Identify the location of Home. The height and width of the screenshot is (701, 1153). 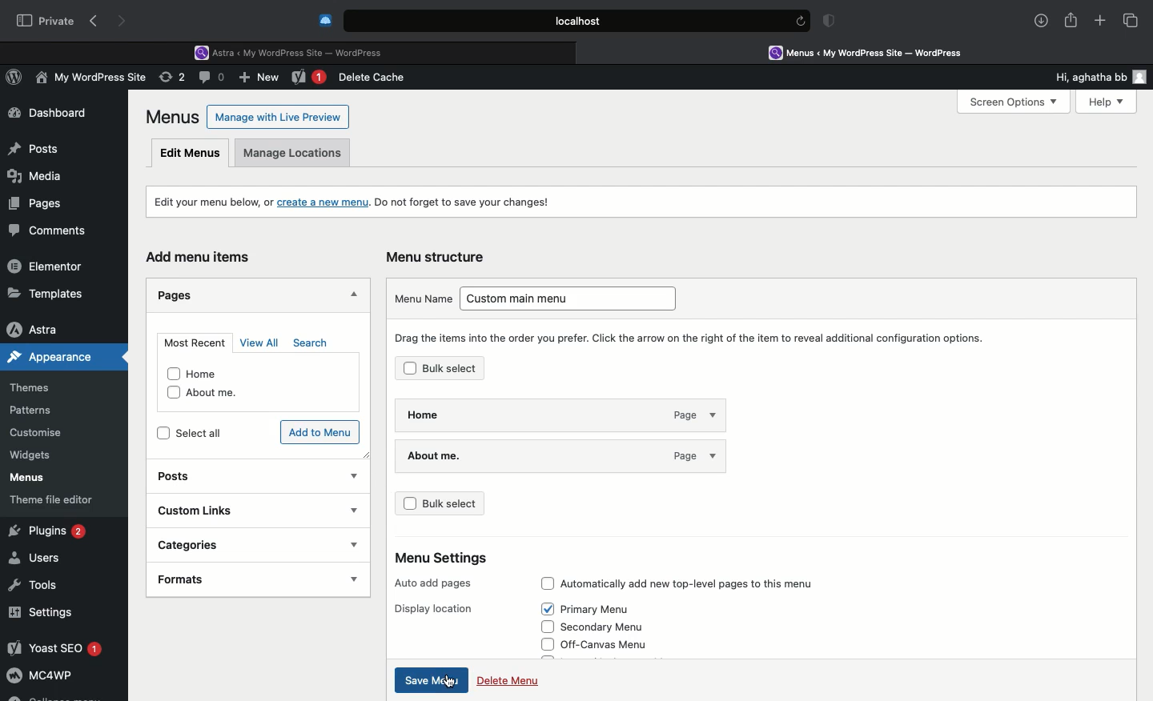
(214, 370).